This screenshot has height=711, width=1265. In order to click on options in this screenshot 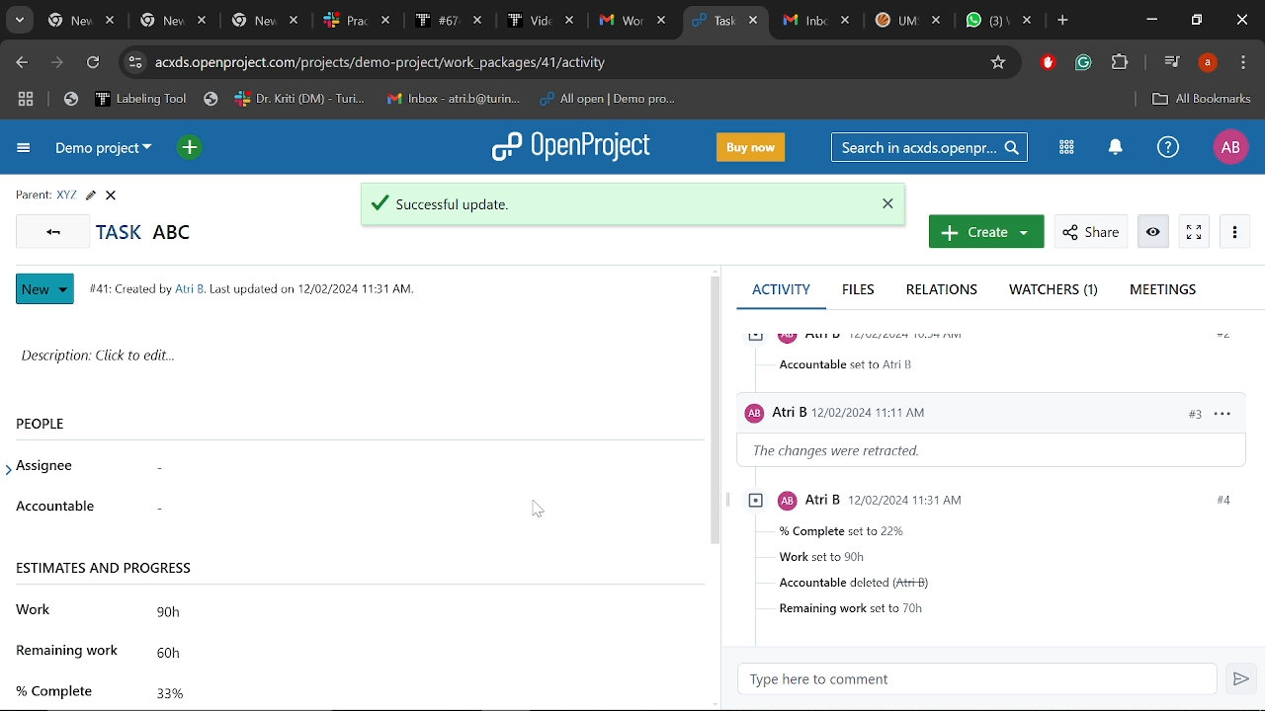, I will do `click(1222, 412)`.